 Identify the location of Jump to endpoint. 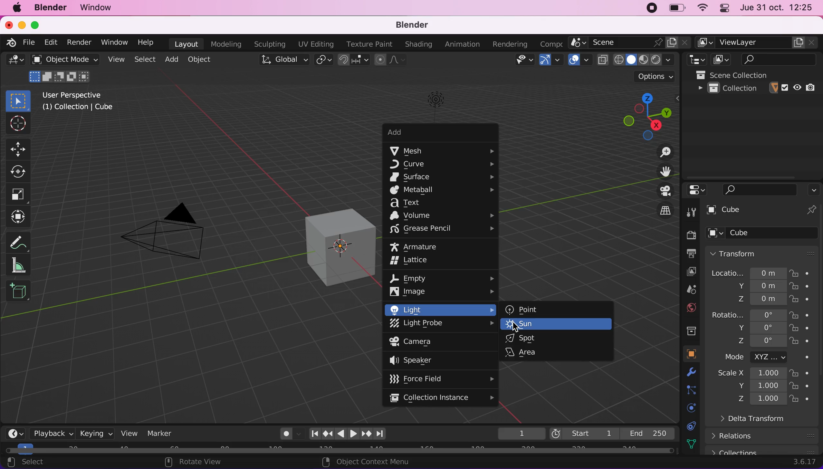
(382, 434).